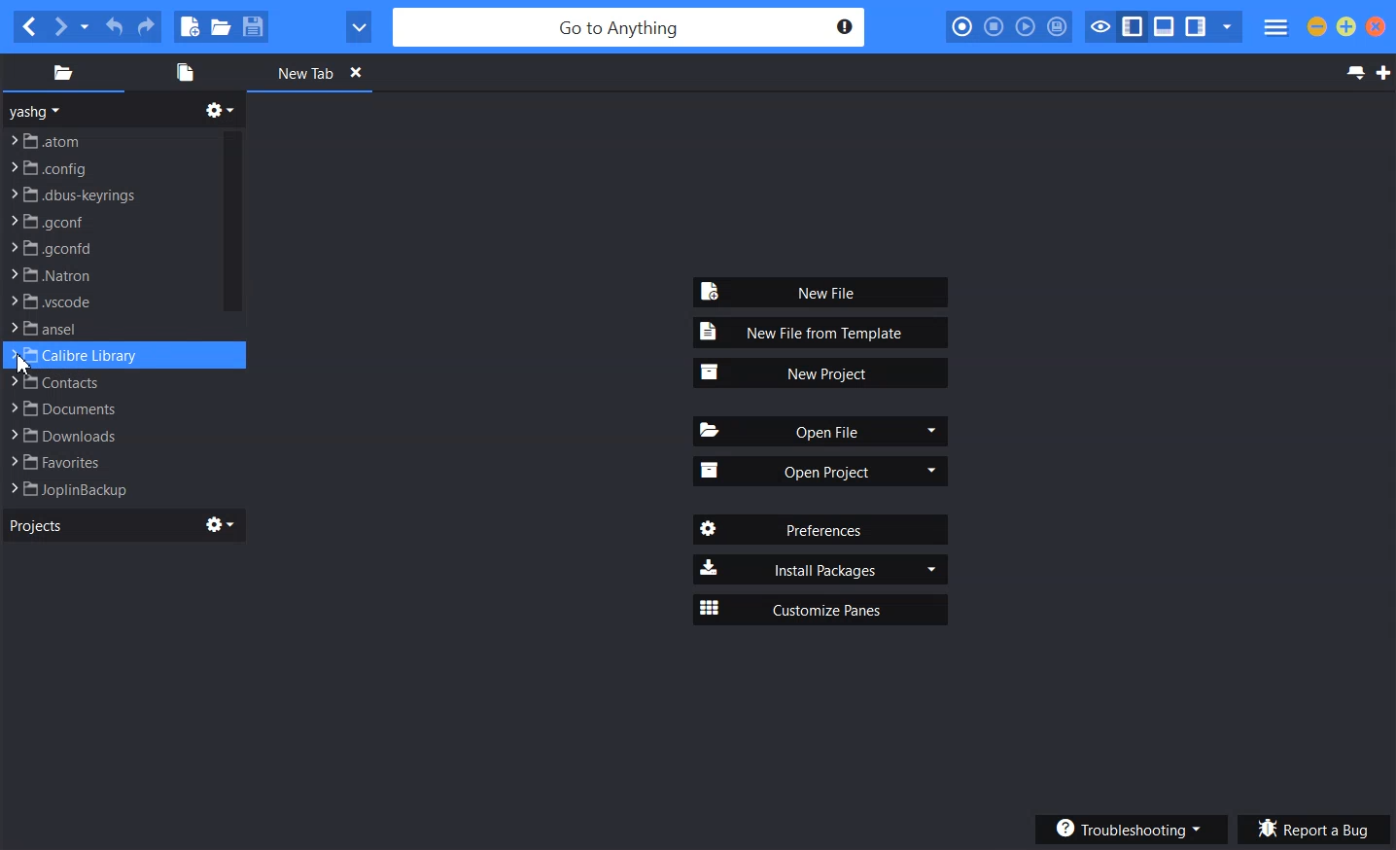 The width and height of the screenshot is (1396, 850). What do you see at coordinates (1314, 830) in the screenshot?
I see `Report a bug` at bounding box center [1314, 830].